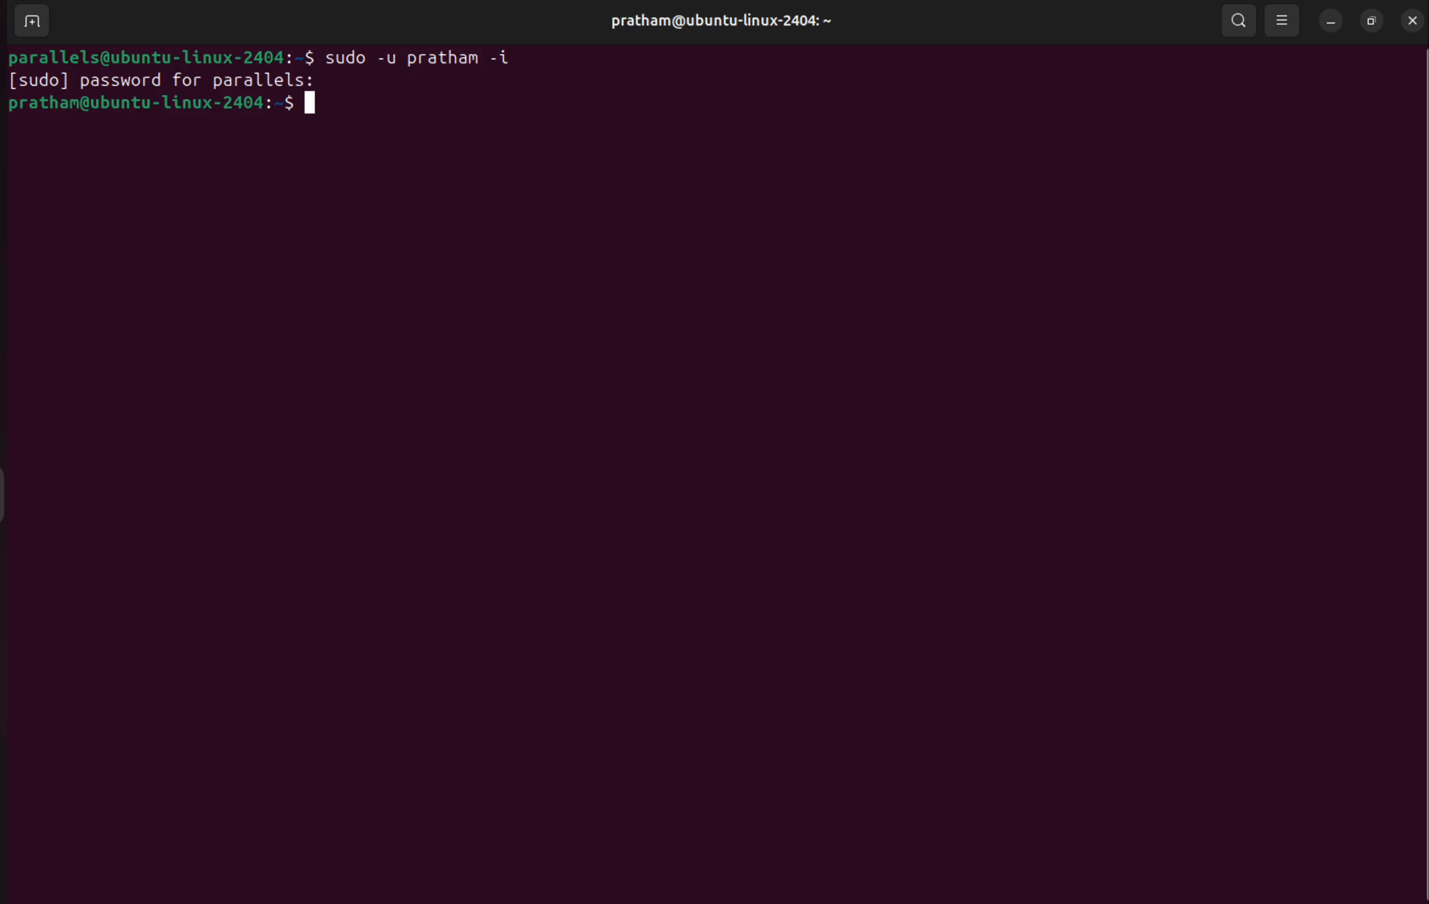  What do you see at coordinates (1285, 18) in the screenshot?
I see `view options` at bounding box center [1285, 18].